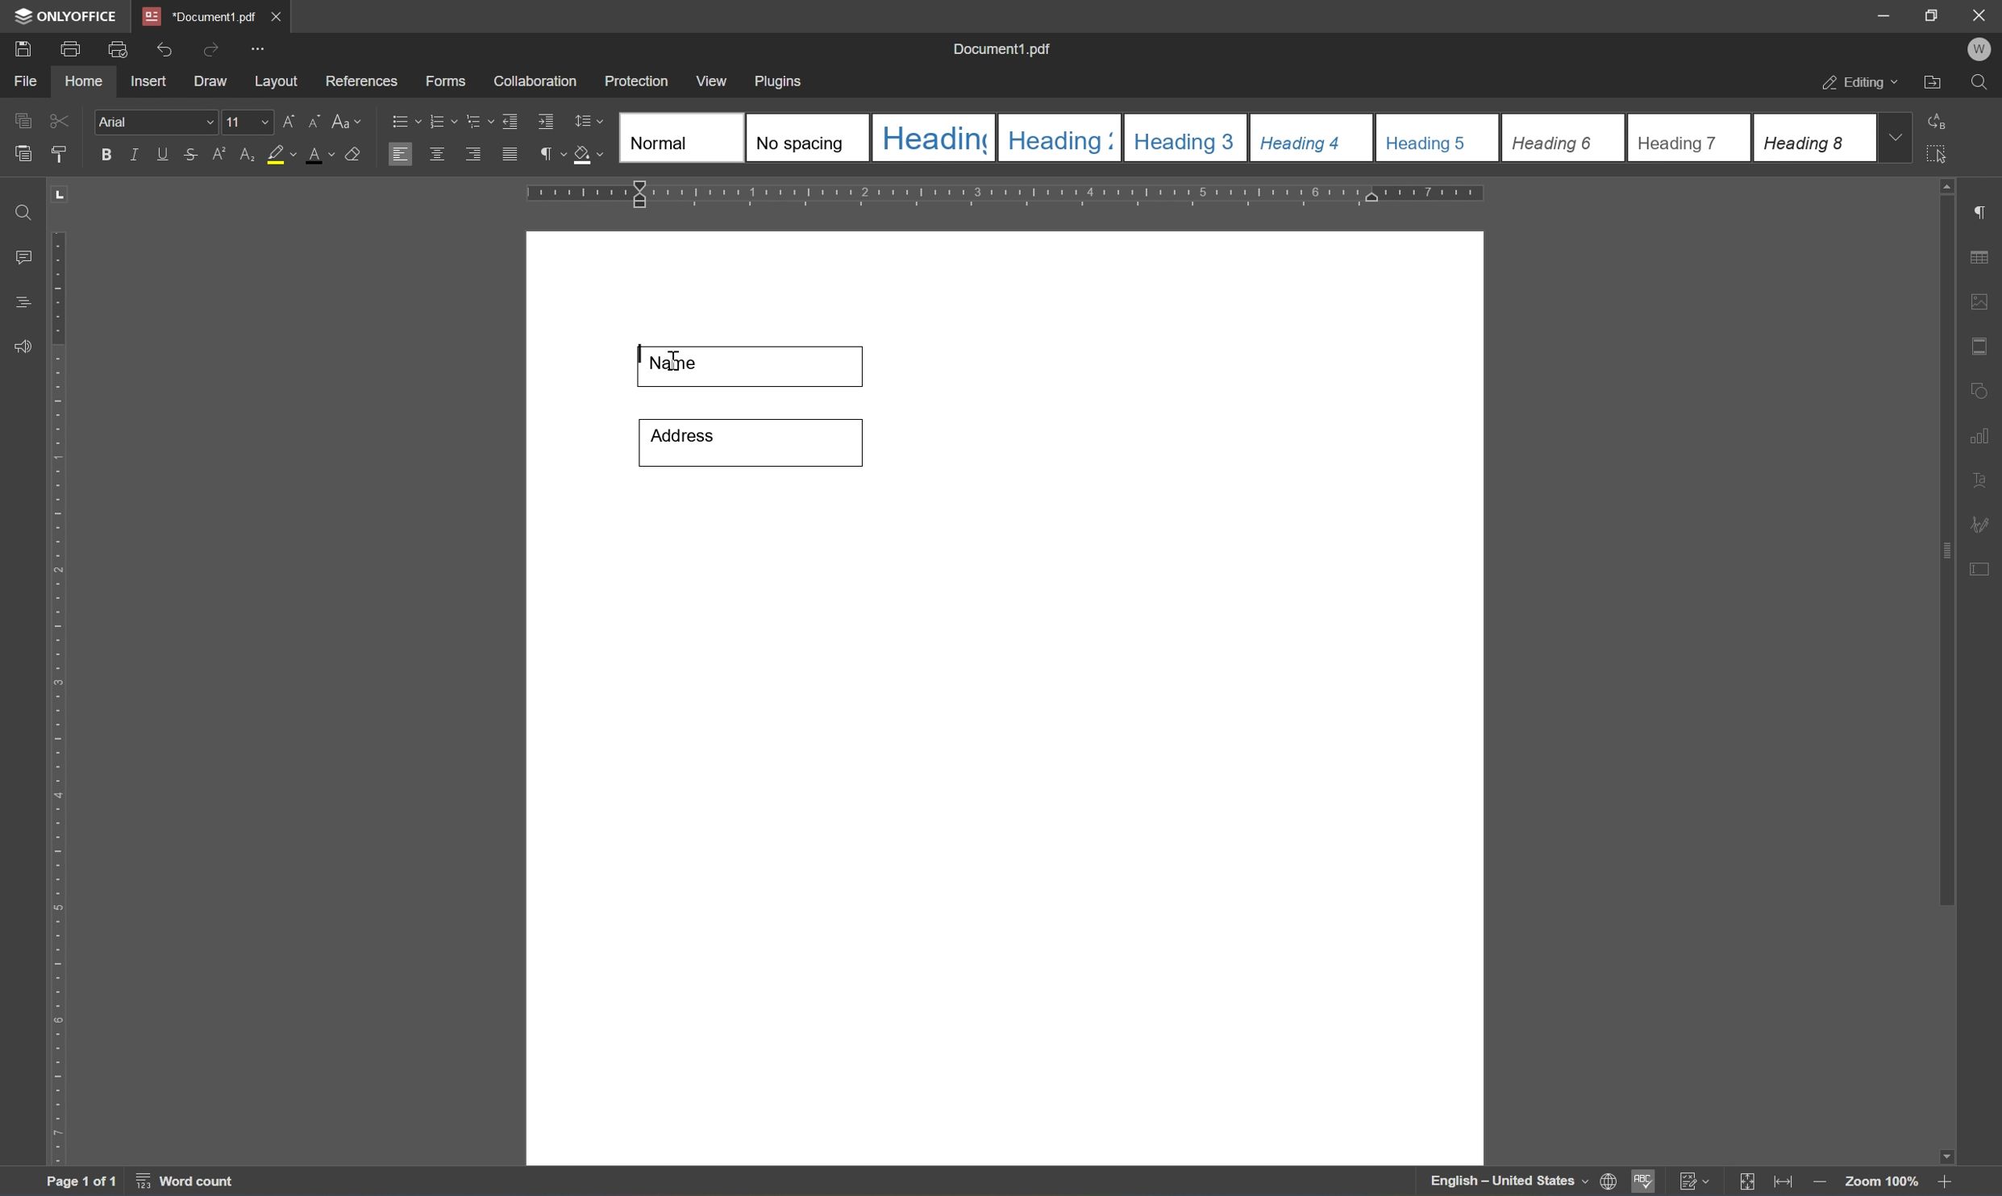  I want to click on feedback and support, so click(19, 347).